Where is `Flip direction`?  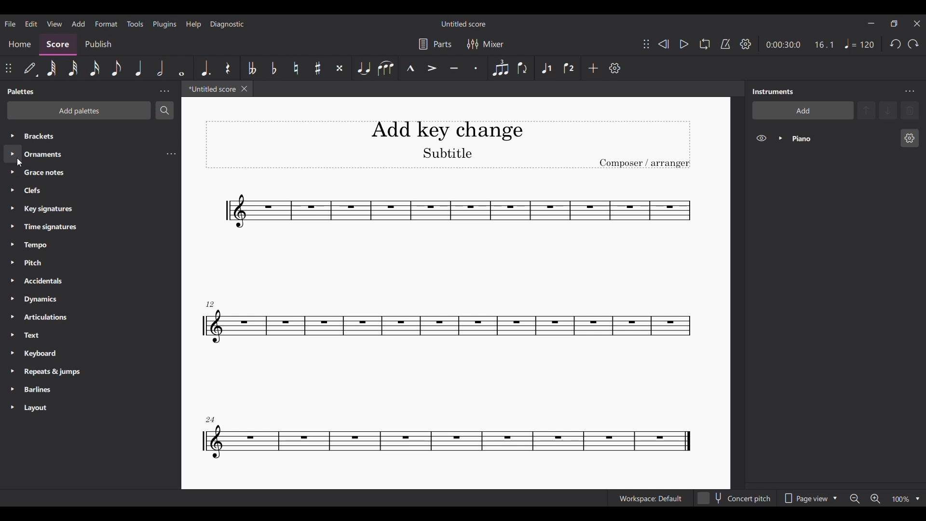
Flip direction is located at coordinates (524, 68).